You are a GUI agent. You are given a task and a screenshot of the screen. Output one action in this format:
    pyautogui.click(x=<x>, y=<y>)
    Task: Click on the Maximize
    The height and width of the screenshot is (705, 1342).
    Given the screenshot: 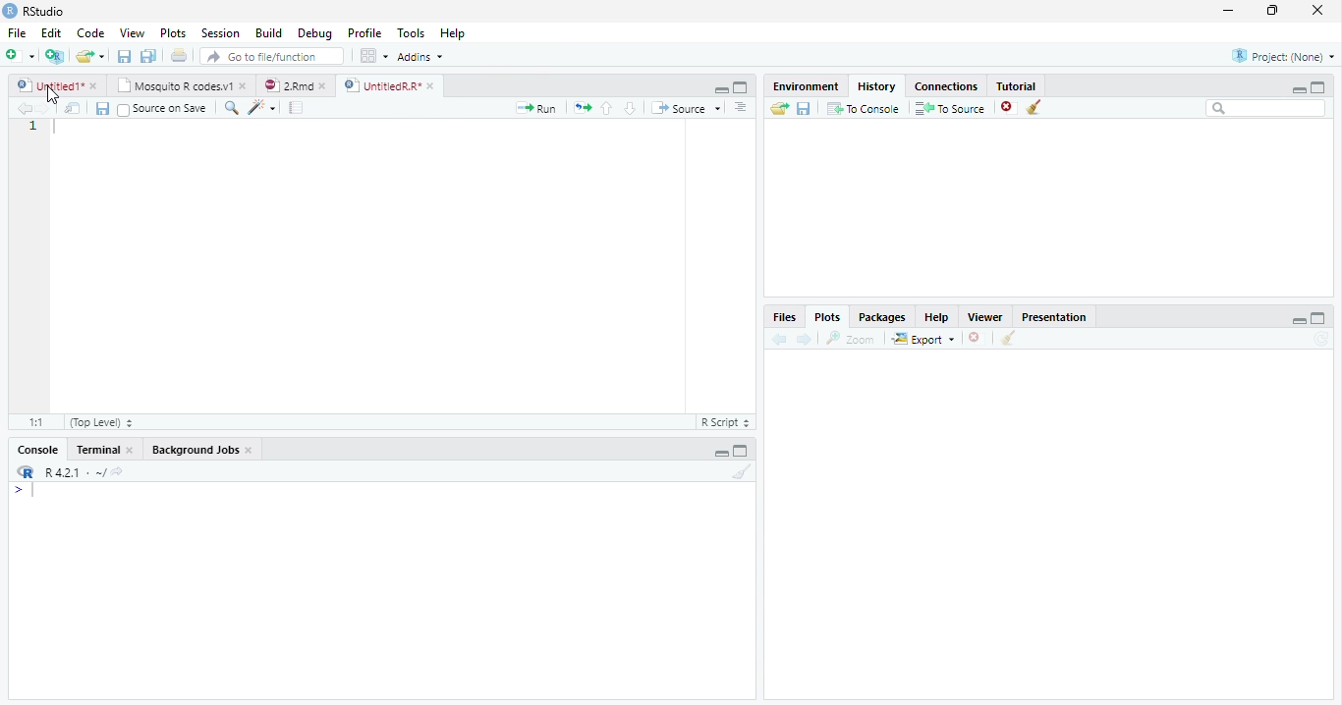 What is the action you would take?
    pyautogui.click(x=742, y=88)
    